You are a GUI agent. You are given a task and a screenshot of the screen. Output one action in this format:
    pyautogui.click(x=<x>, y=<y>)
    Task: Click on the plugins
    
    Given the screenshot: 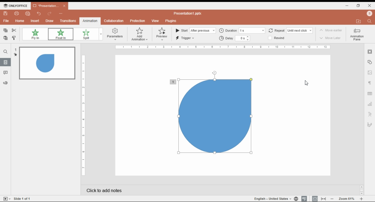 What is the action you would take?
    pyautogui.click(x=172, y=21)
    